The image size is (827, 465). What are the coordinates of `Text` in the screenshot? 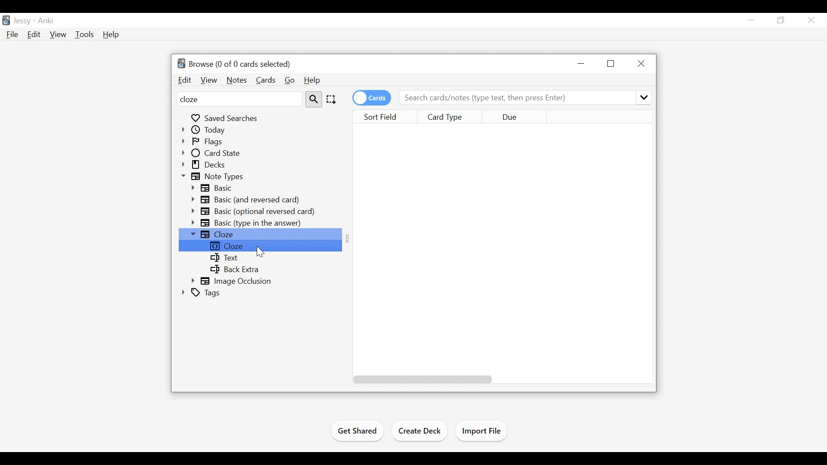 It's located at (224, 258).